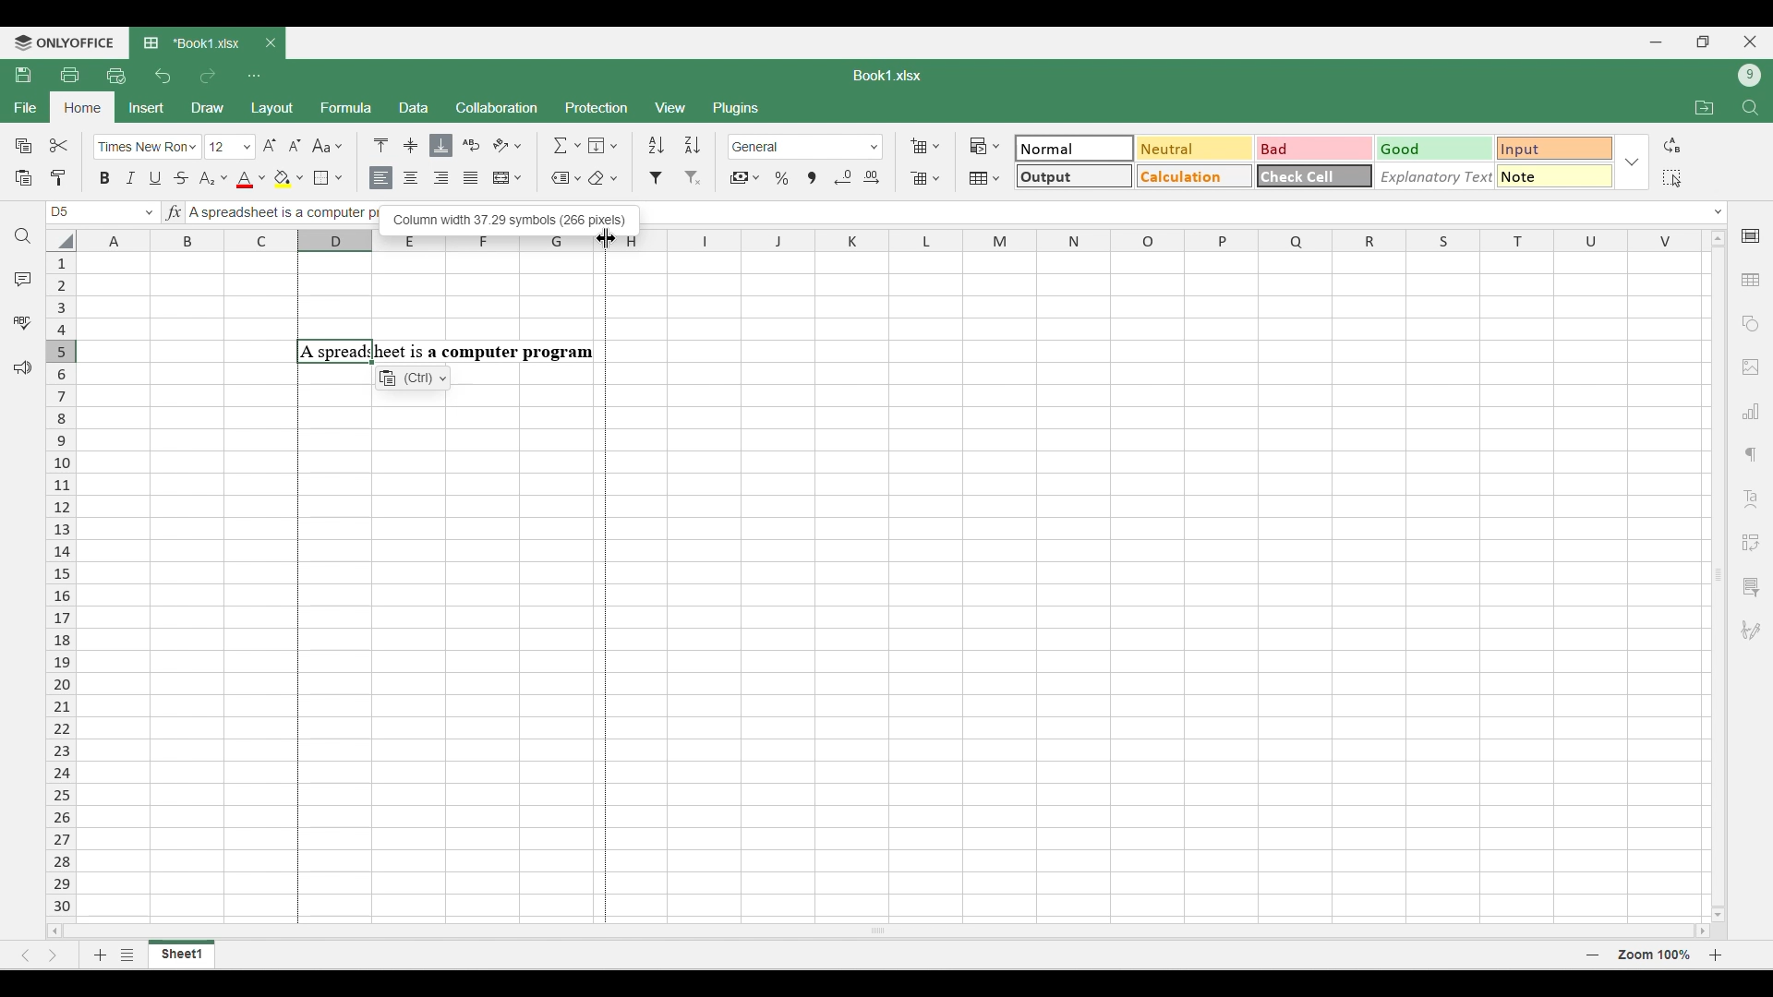 The height and width of the screenshot is (997, 1773). Describe the element at coordinates (806, 147) in the screenshot. I see `Number format options` at that location.